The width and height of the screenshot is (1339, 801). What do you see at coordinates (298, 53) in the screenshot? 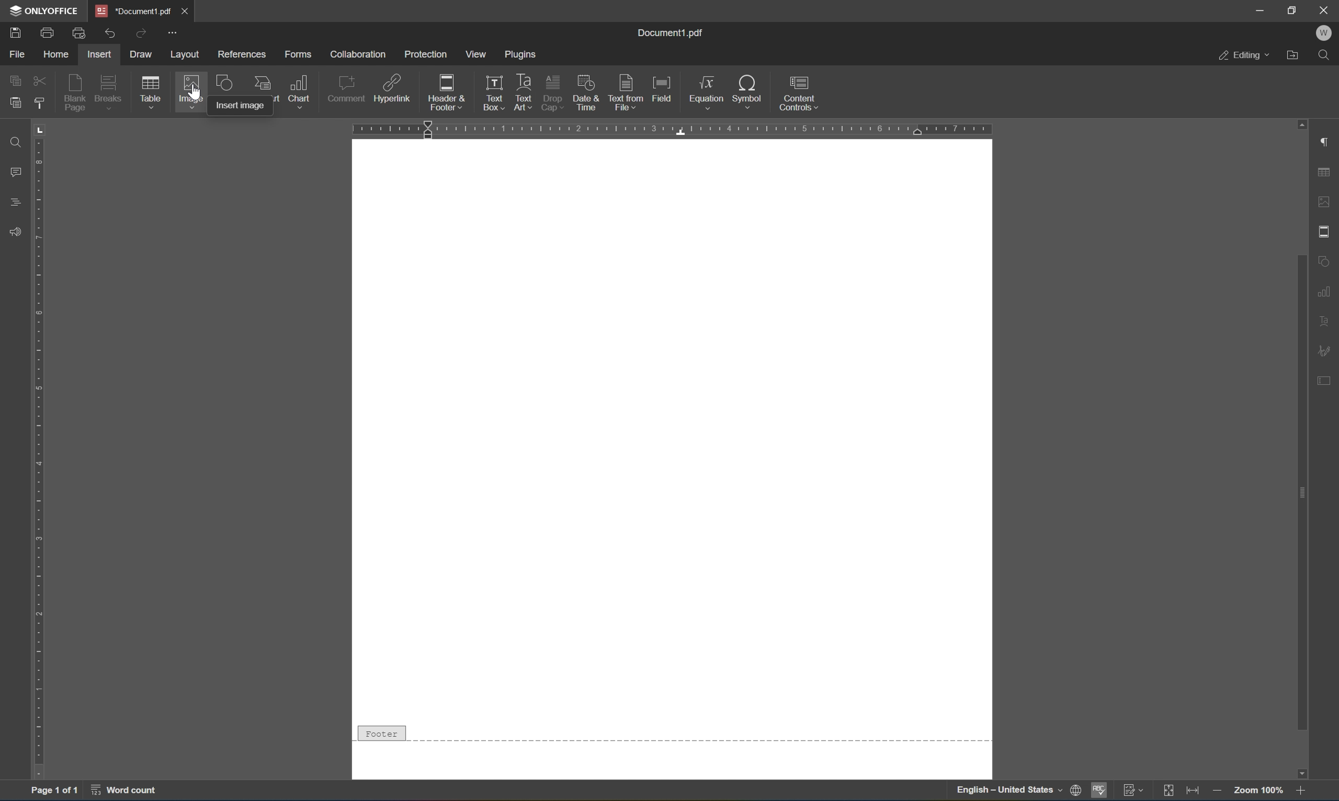
I see `forms` at bounding box center [298, 53].